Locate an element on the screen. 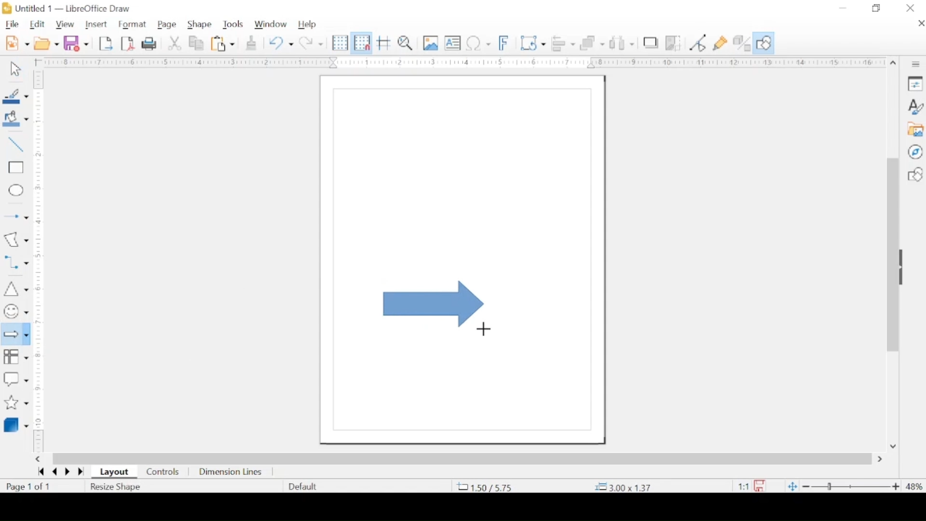  scroll box is located at coordinates (463, 459).